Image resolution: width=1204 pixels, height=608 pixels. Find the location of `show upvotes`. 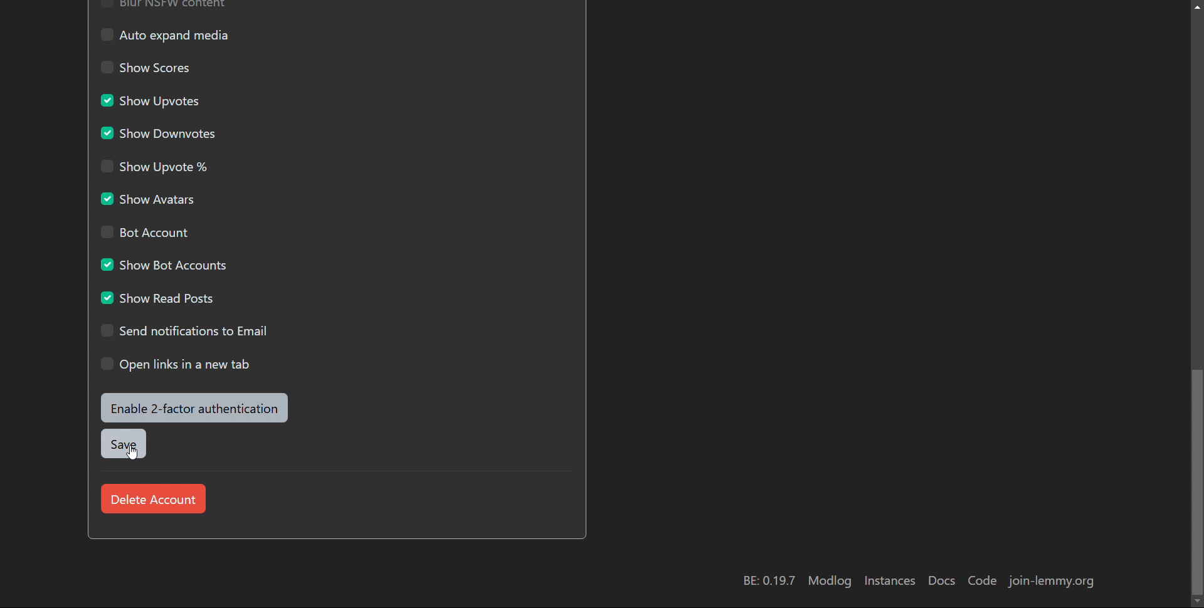

show upvotes is located at coordinates (152, 101).